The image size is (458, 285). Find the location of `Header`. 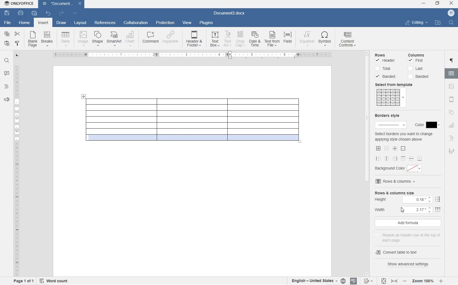

Header is located at coordinates (385, 61).